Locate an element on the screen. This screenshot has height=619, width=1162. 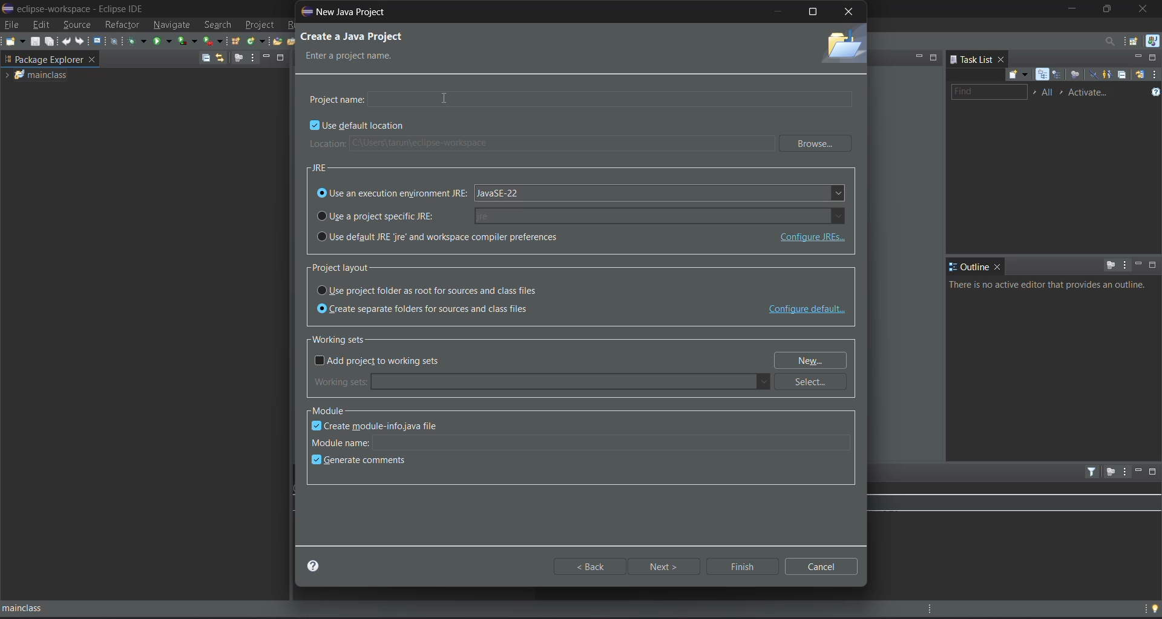
minimize is located at coordinates (1137, 470).